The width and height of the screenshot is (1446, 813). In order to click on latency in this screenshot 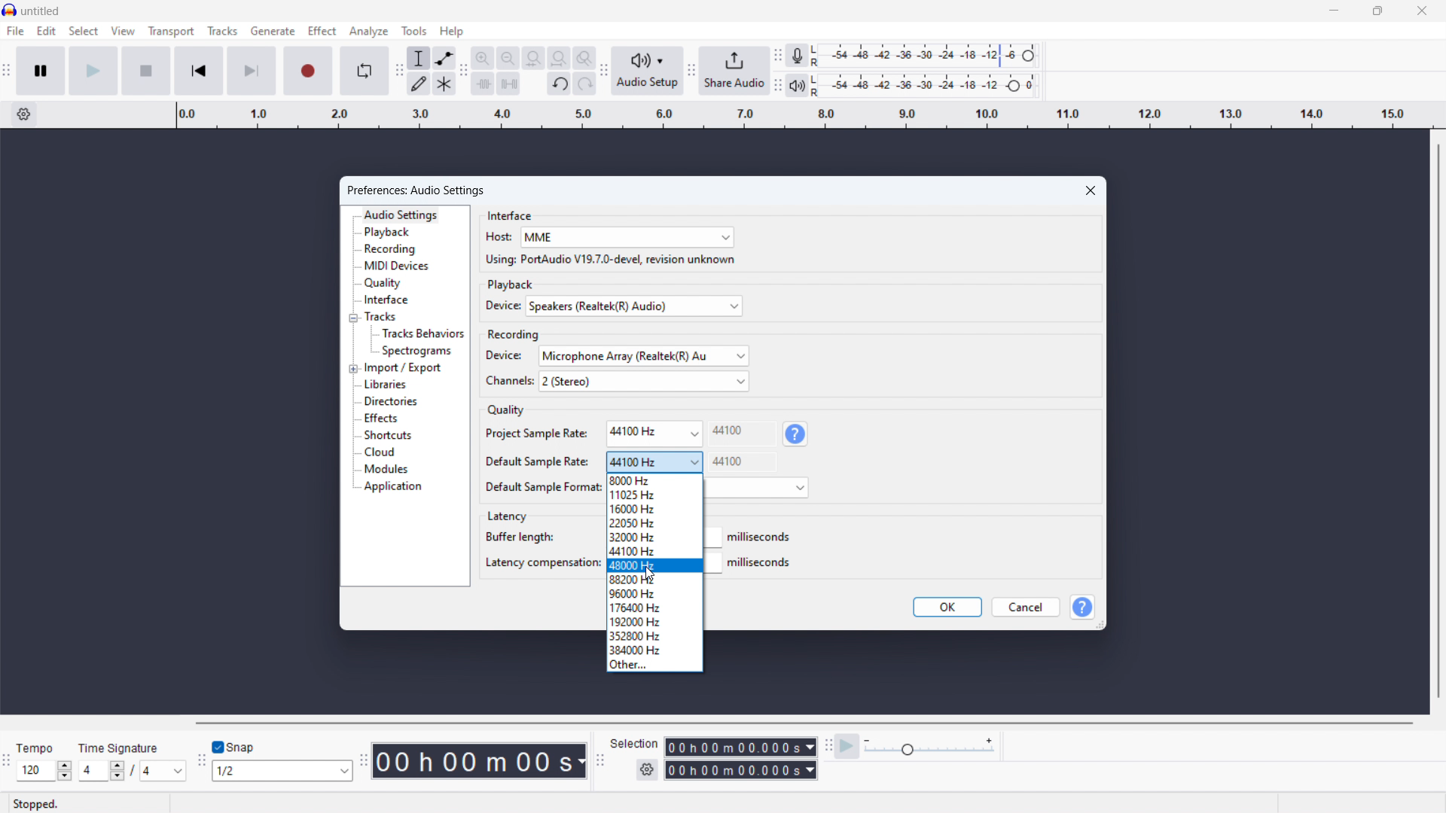, I will do `click(506, 517)`.